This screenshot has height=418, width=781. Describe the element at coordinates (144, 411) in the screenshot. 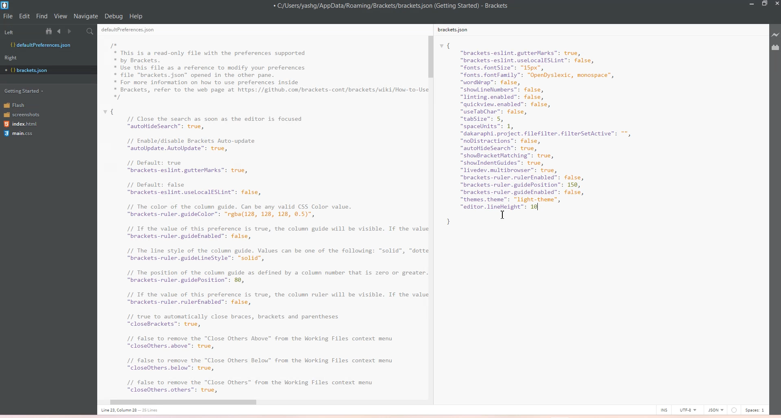

I see `Line 23, Column 27 - 25 Lines` at that location.